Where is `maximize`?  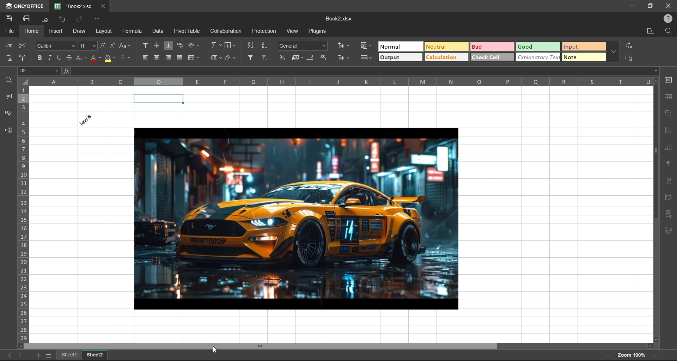 maximize is located at coordinates (649, 6).